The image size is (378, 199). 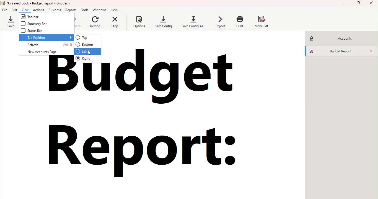 I want to click on Make pdf, so click(x=262, y=22).